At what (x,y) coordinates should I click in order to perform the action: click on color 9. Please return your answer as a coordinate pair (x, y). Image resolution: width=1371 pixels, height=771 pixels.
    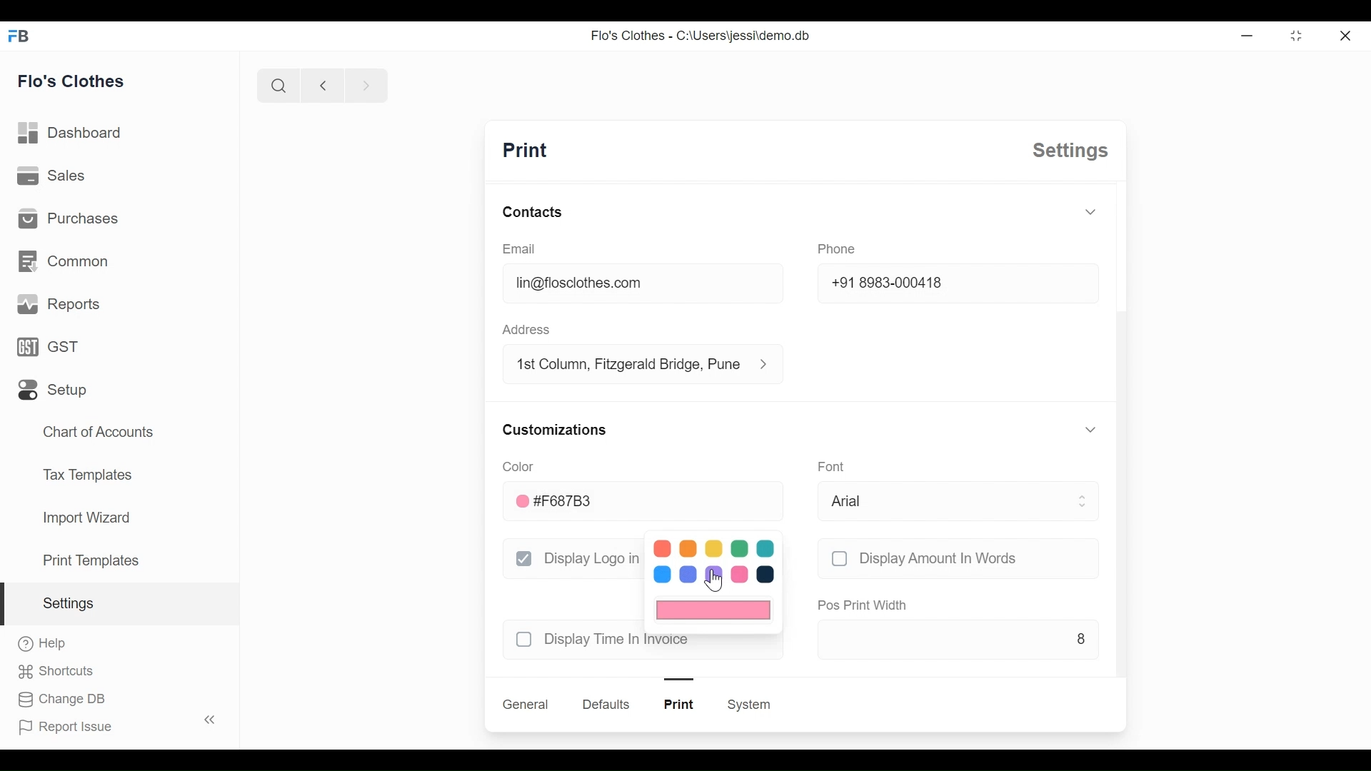
    Looking at the image, I should click on (740, 575).